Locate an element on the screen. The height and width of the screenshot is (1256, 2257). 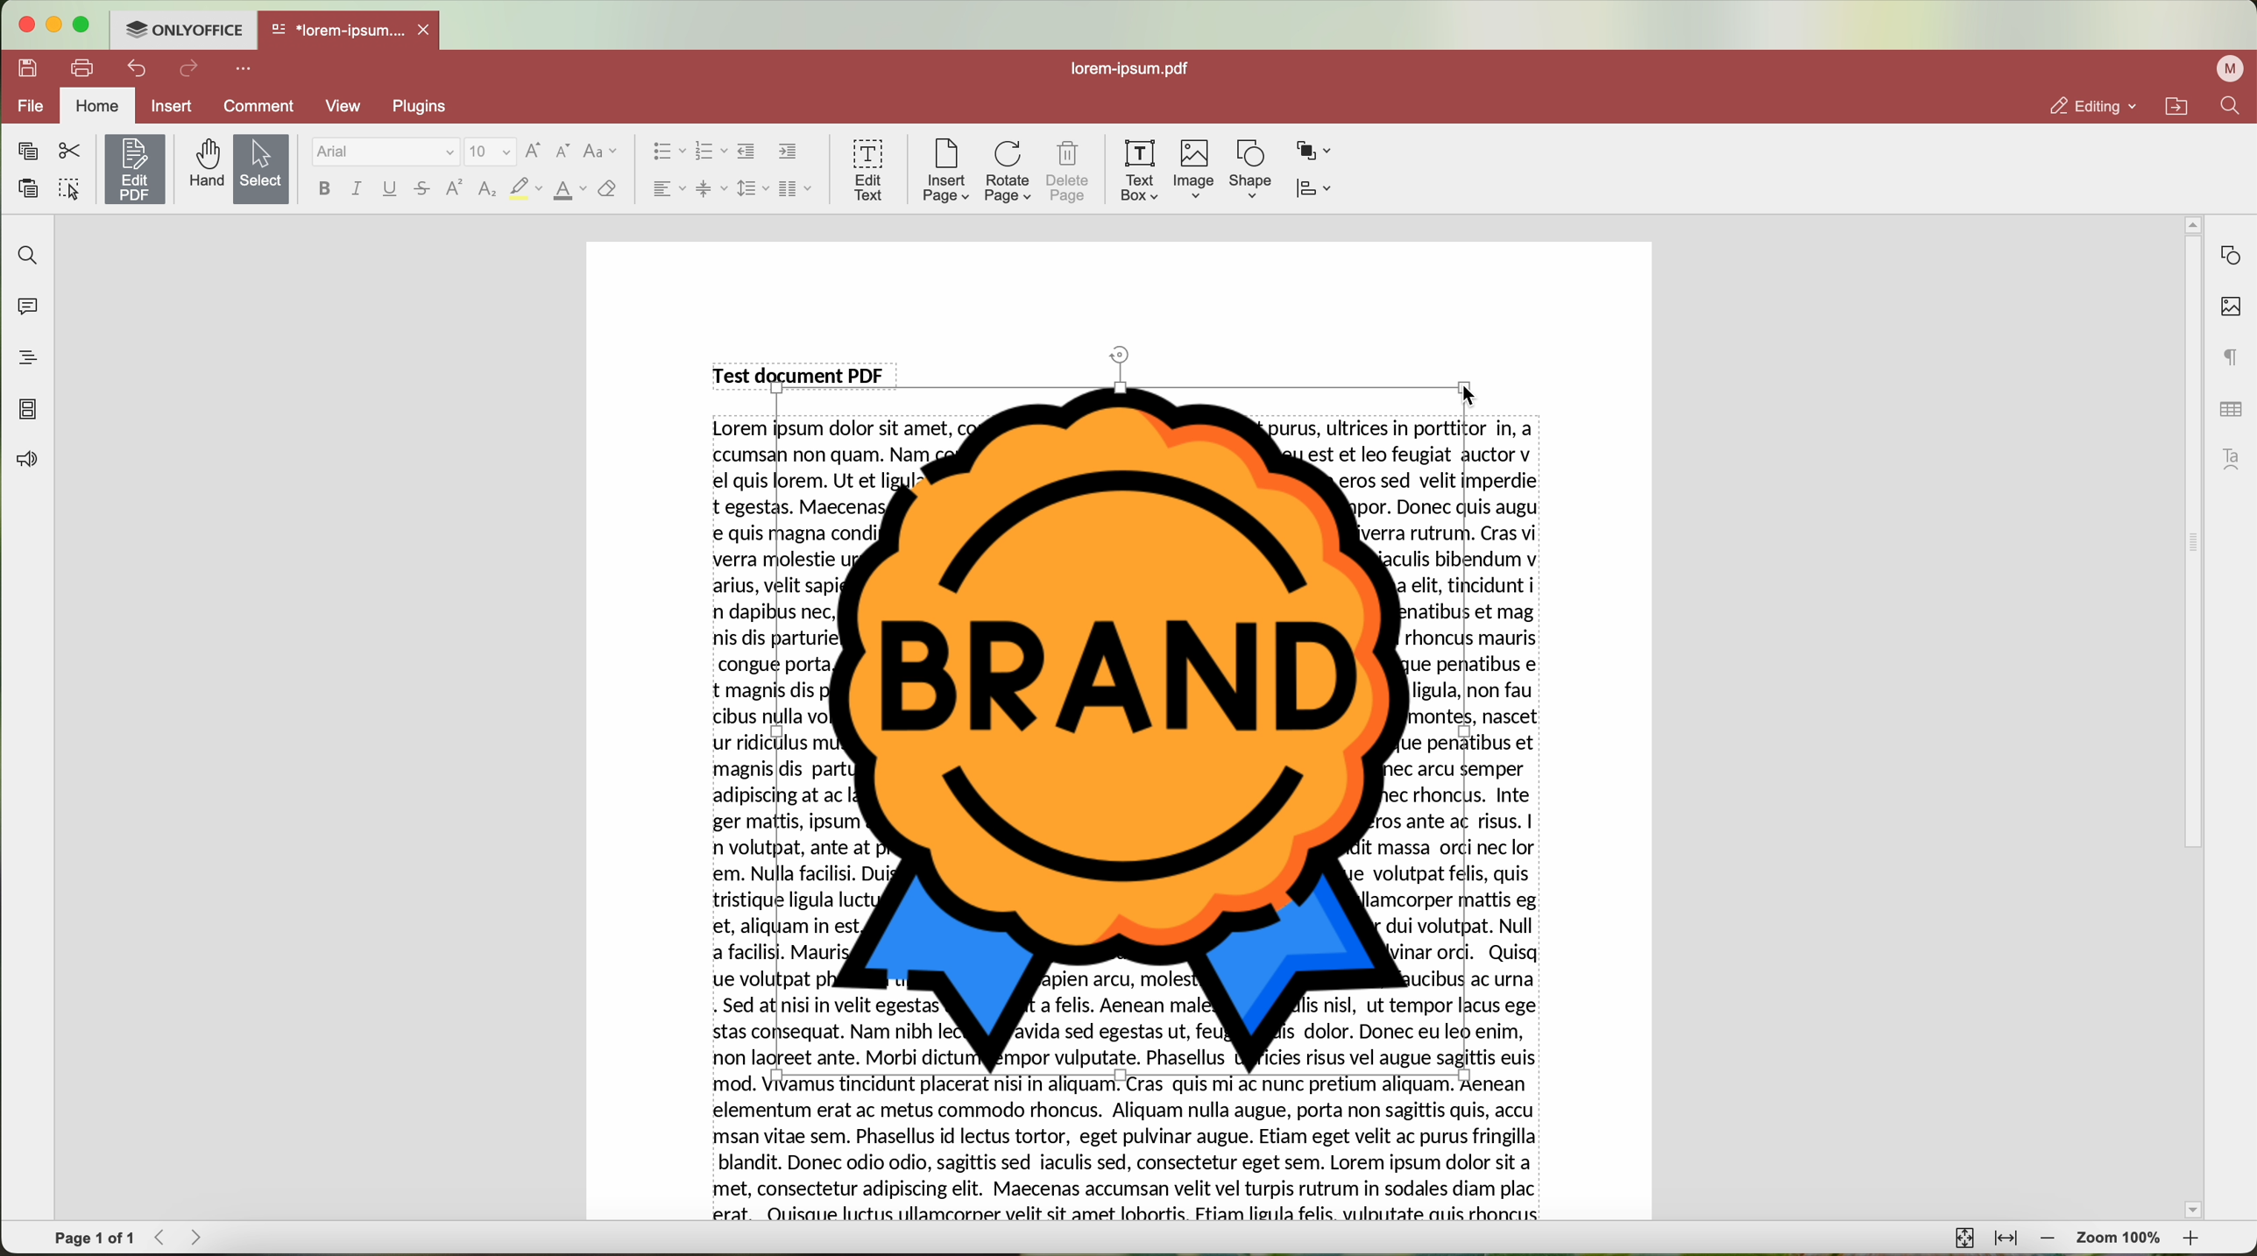
plugins is located at coordinates (429, 106).